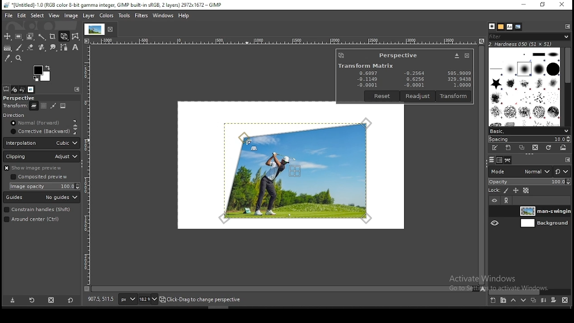 This screenshot has height=323, width=574. I want to click on constraint handles (shift), so click(38, 210).